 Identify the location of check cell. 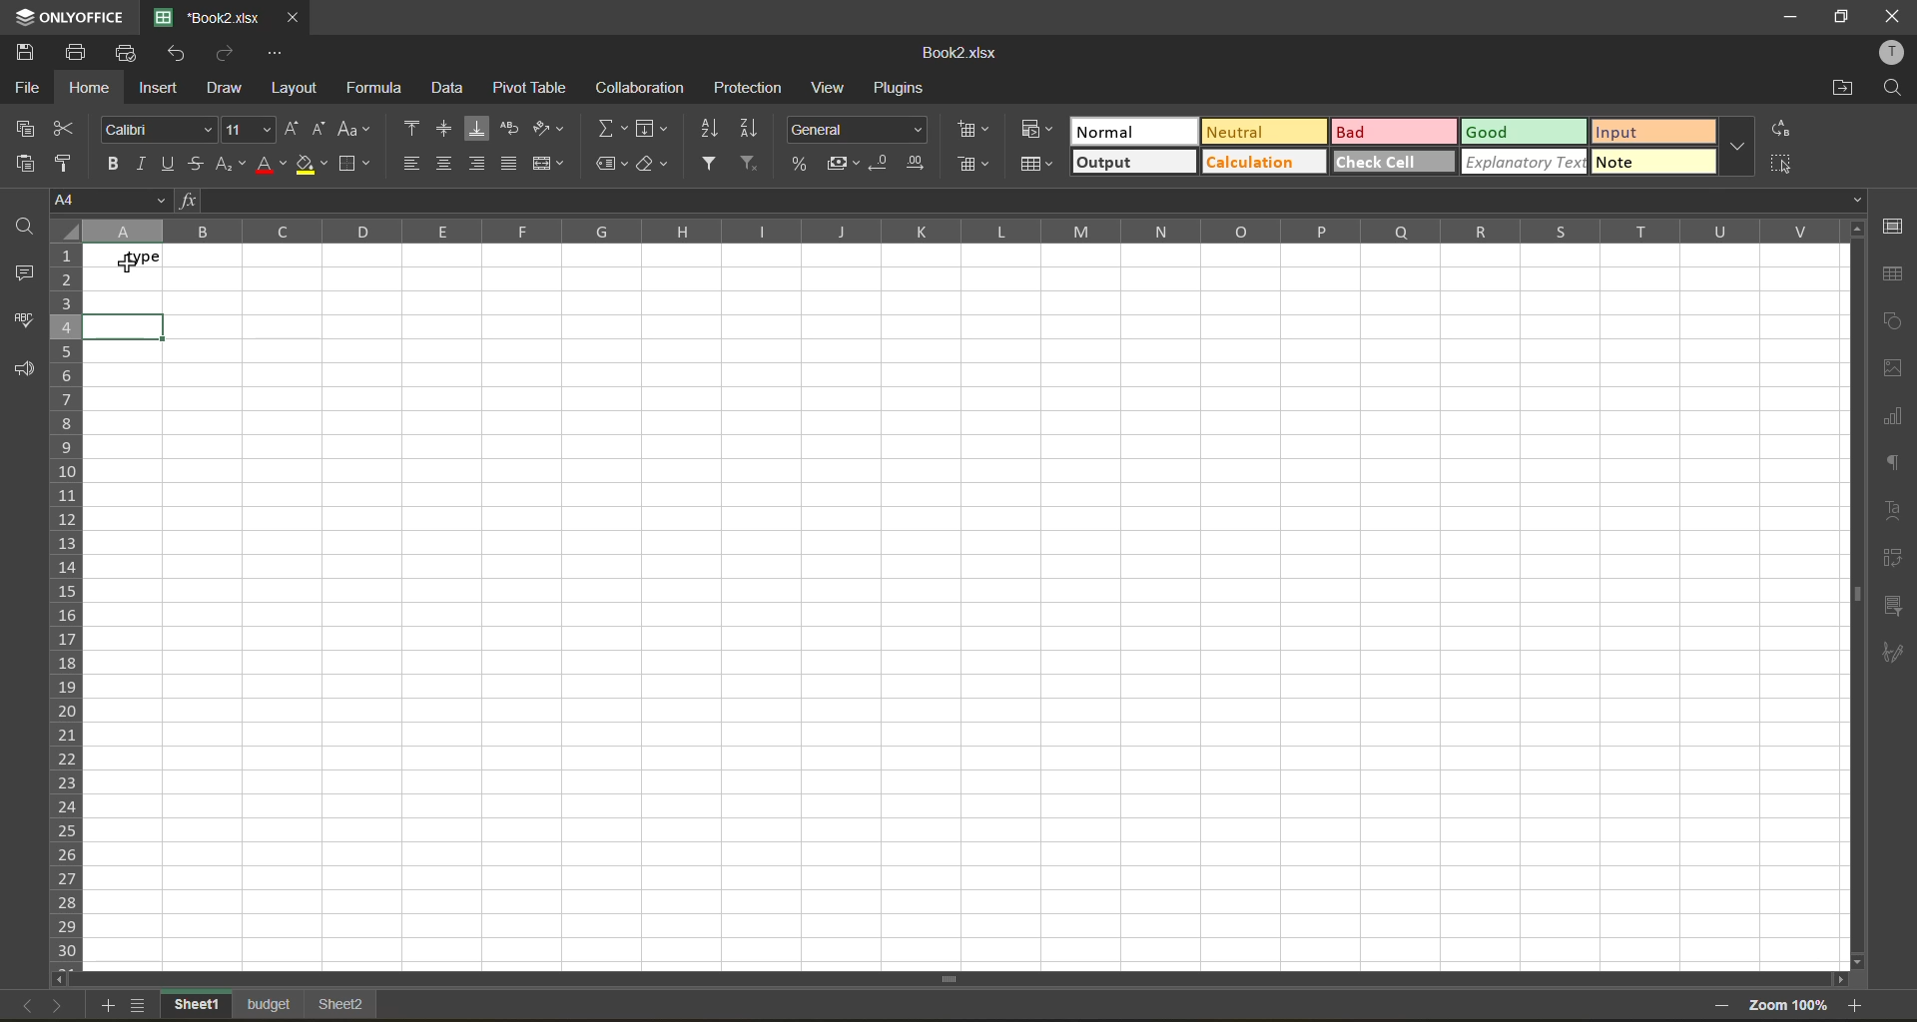
(1396, 164).